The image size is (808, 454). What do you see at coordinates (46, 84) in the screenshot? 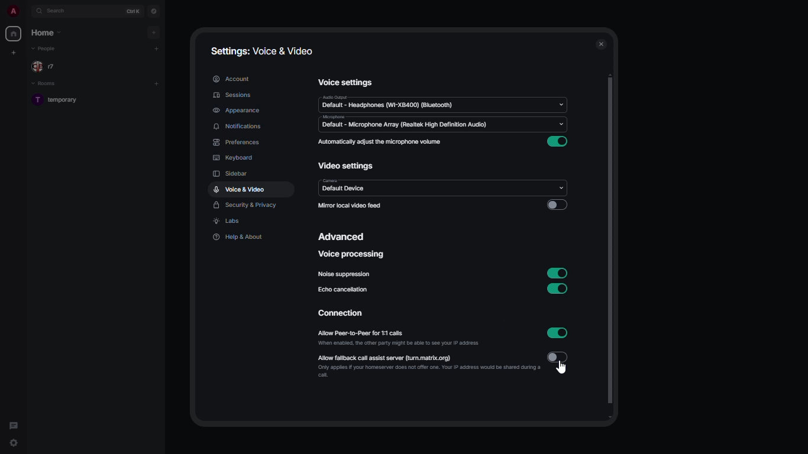
I see `rooms` at bounding box center [46, 84].